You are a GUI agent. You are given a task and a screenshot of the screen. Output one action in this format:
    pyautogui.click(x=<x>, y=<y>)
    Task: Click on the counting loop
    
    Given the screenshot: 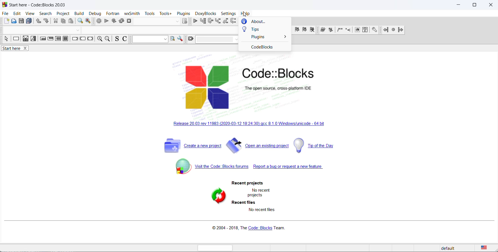 What is the action you would take?
    pyautogui.click(x=58, y=40)
    